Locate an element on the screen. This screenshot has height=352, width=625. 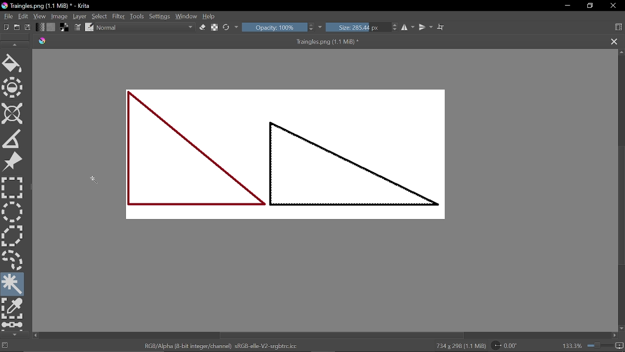
Eraser tool is located at coordinates (203, 27).